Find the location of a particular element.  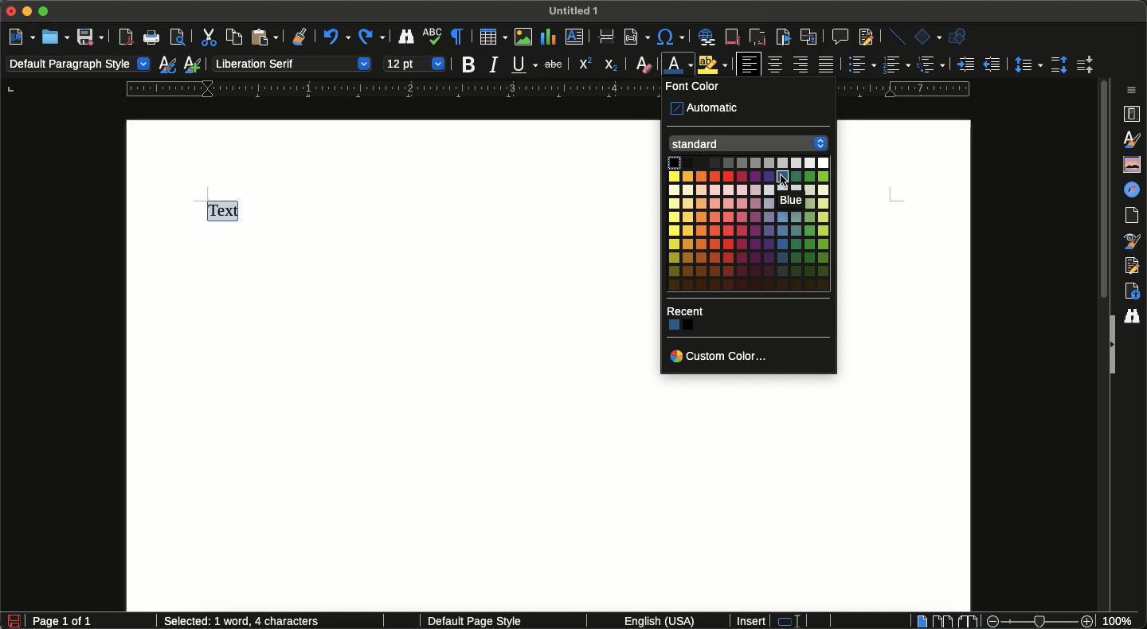

Toggle print preview is located at coordinates (178, 39).